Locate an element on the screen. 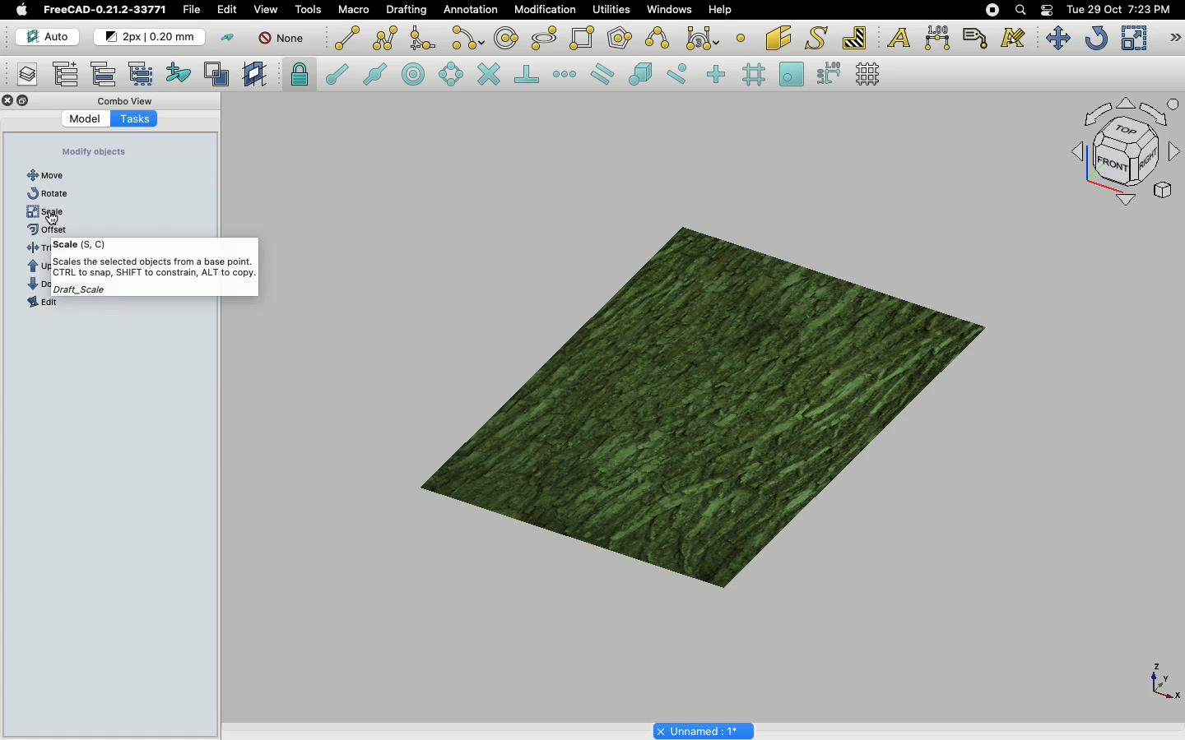 Image resolution: width=1185 pixels, height=740 pixels. Search is located at coordinates (1020, 10).